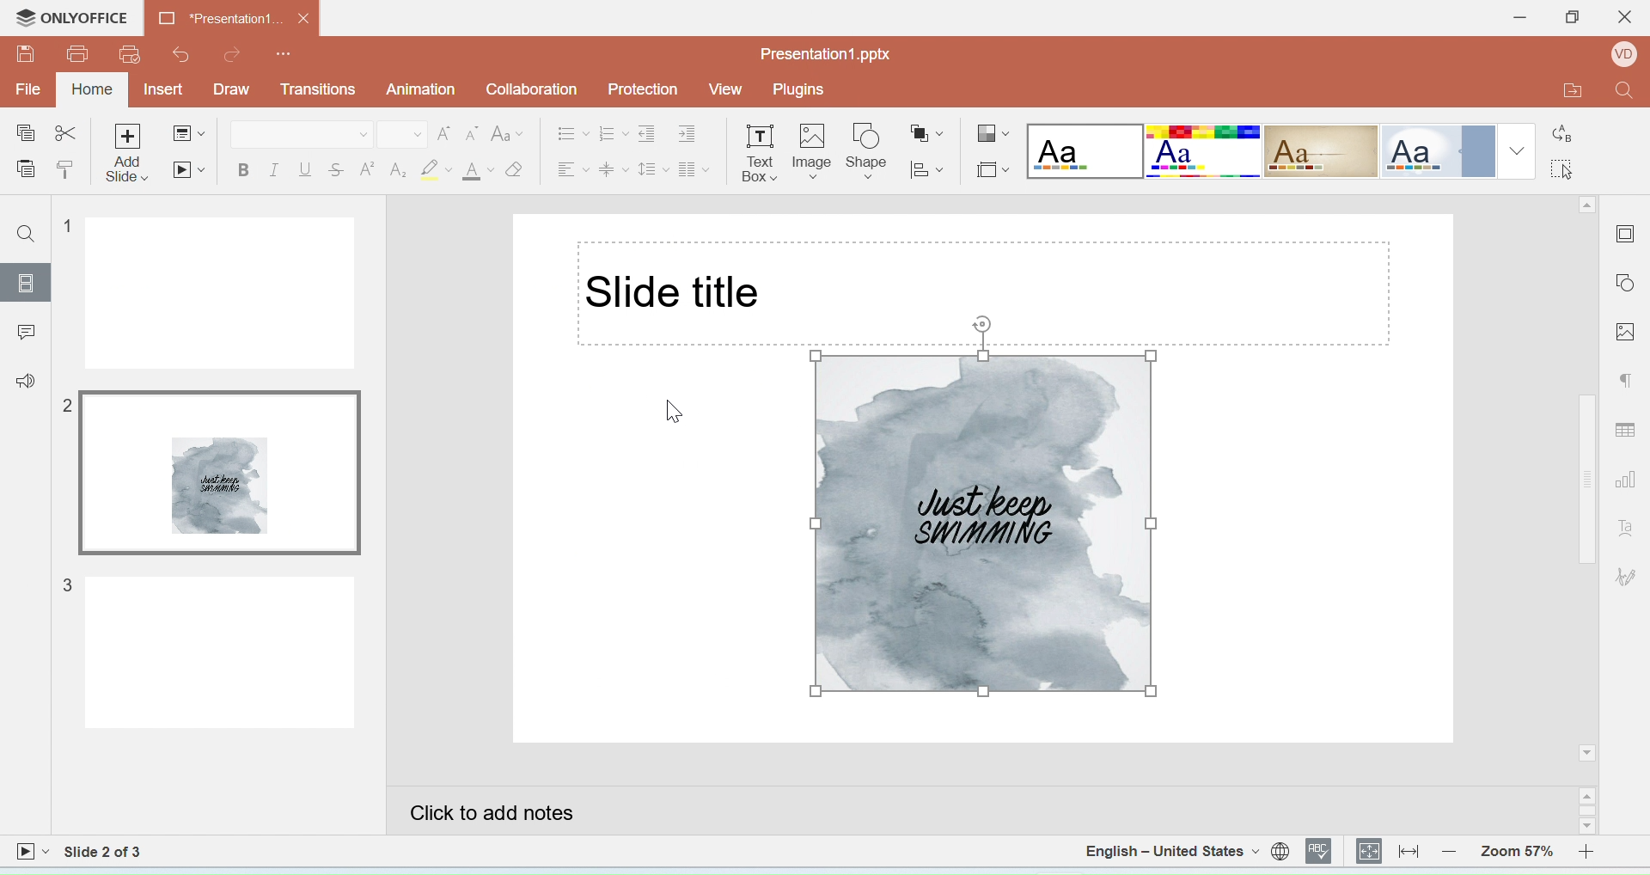 Image resolution: width=1650 pixels, height=875 pixels. I want to click on Drop down, so click(1518, 150).